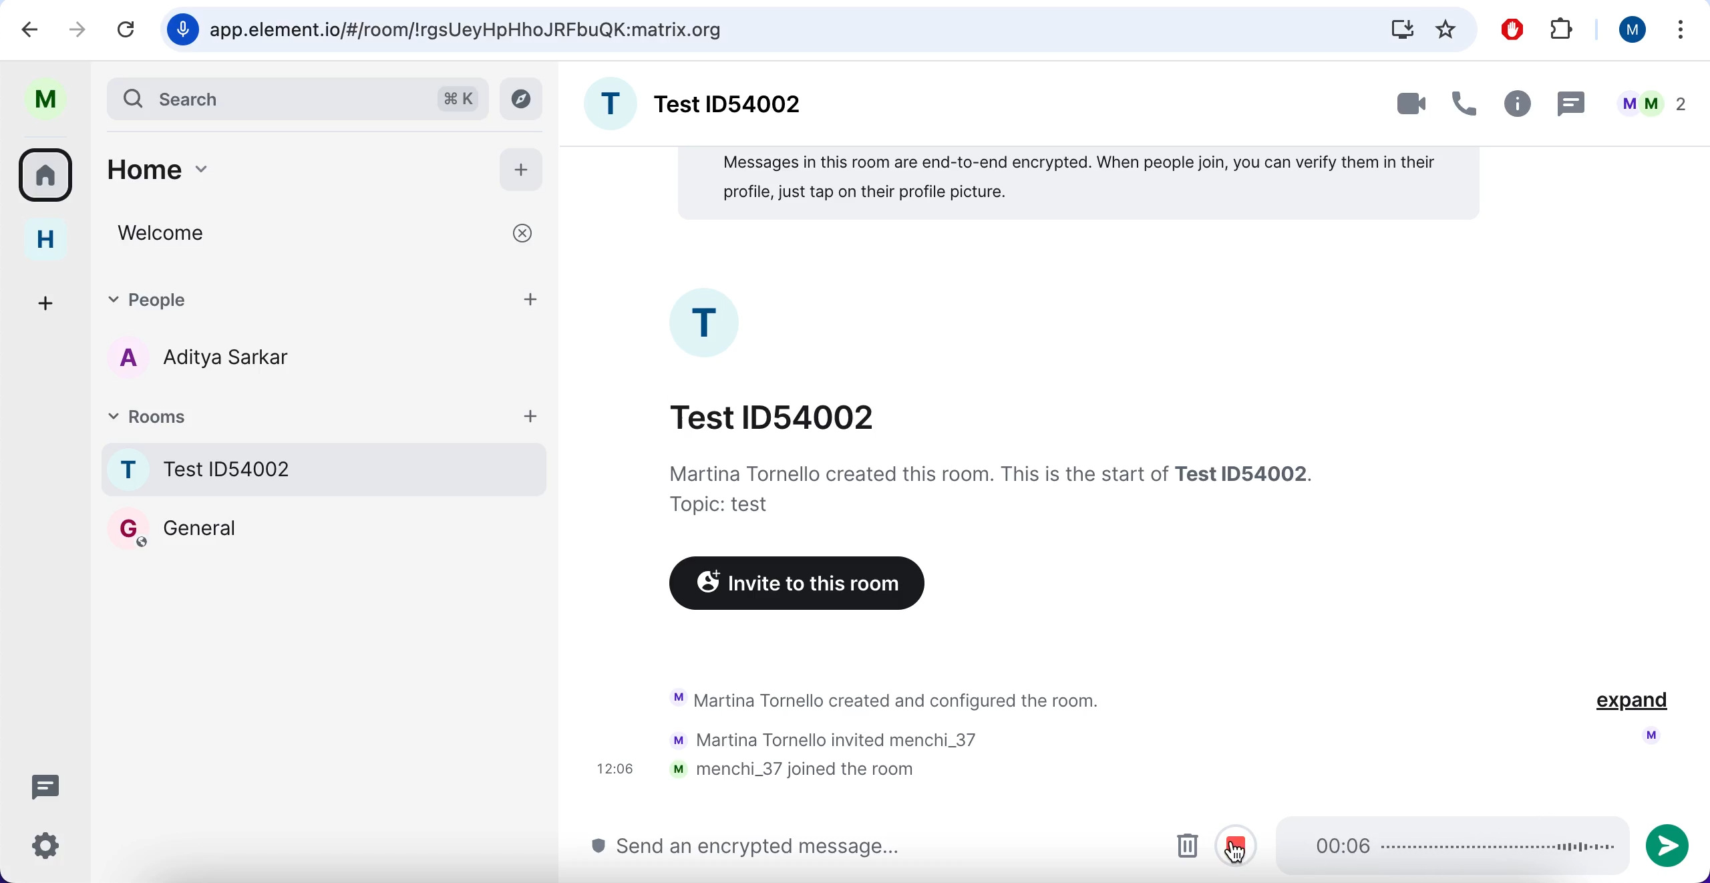 This screenshot has height=883, width=1710. I want to click on add, so click(524, 170).